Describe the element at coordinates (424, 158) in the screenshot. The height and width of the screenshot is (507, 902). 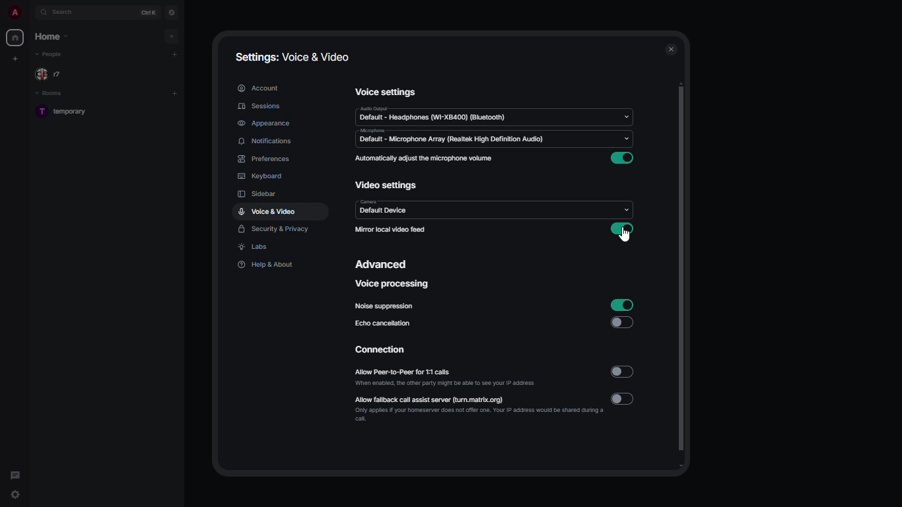
I see `automatically adjust the microphone volume` at that location.